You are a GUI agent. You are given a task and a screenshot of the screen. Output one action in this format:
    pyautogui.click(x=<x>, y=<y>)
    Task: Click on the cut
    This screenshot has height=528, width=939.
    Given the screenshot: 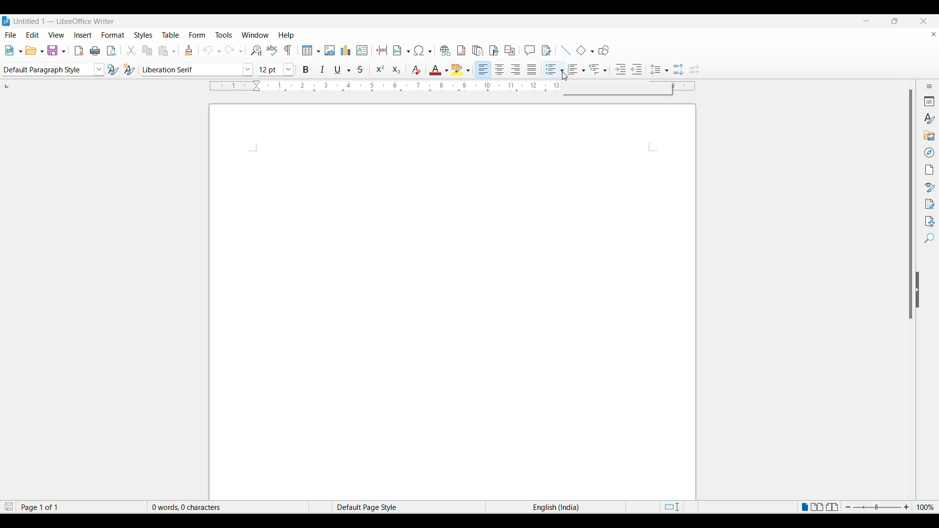 What is the action you would take?
    pyautogui.click(x=131, y=50)
    